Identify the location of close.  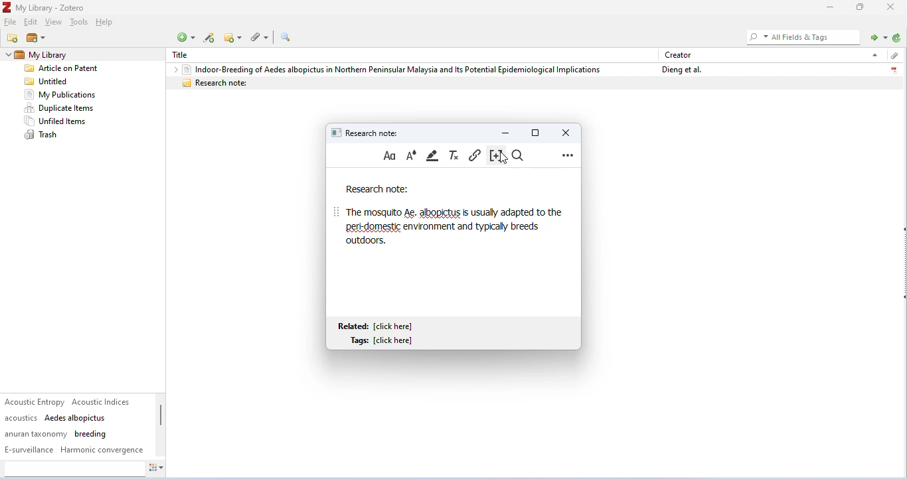
(564, 132).